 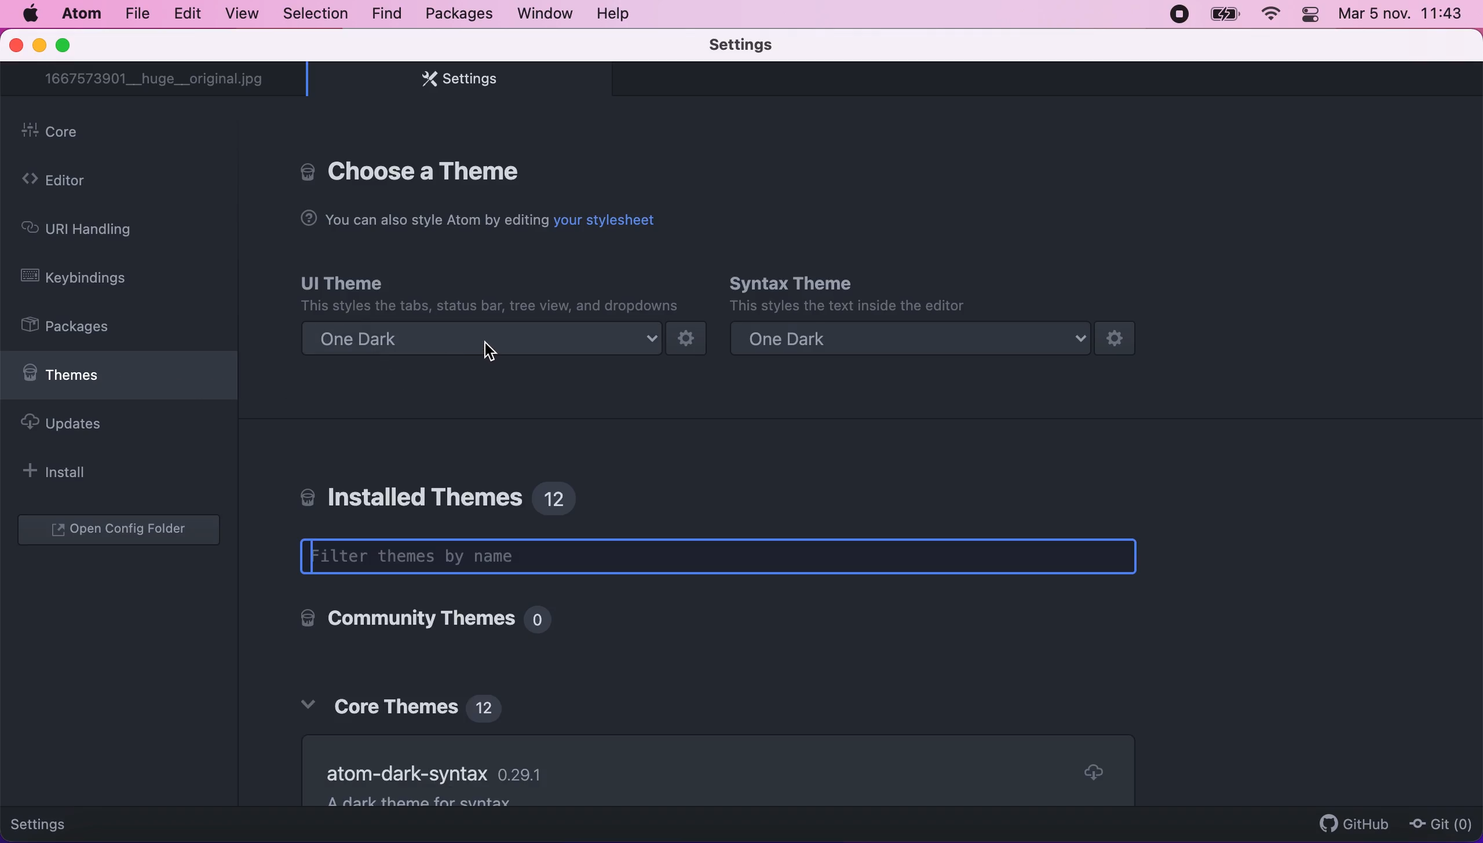 What do you see at coordinates (1271, 16) in the screenshot?
I see `wifi` at bounding box center [1271, 16].